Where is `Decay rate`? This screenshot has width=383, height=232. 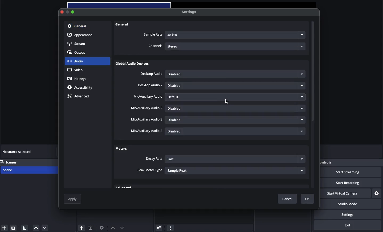
Decay rate is located at coordinates (154, 159).